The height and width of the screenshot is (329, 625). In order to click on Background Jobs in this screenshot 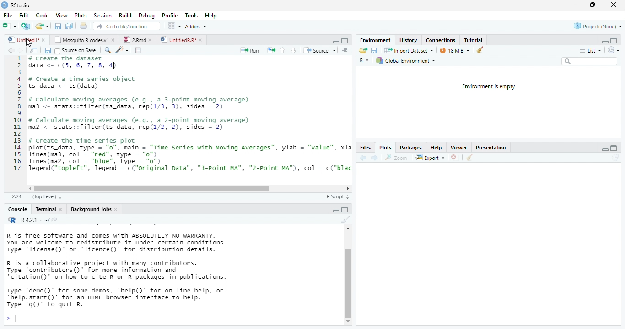, I will do `click(90, 209)`.